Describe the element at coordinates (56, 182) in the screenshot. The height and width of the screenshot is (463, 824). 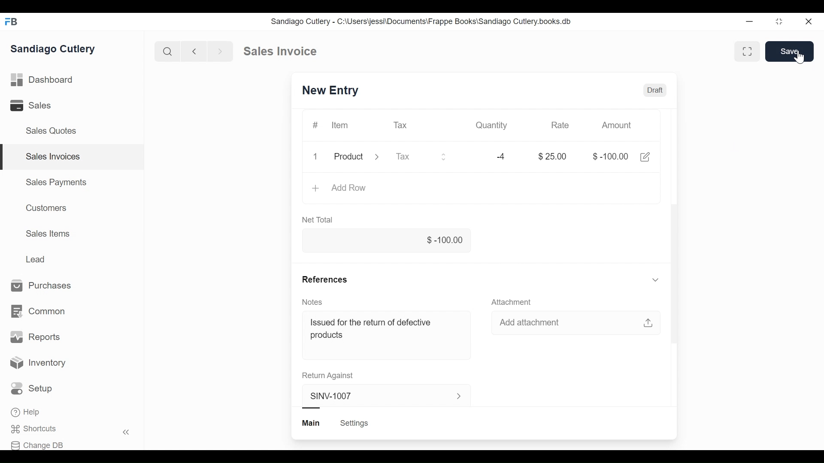
I see `Sales Payments` at that location.